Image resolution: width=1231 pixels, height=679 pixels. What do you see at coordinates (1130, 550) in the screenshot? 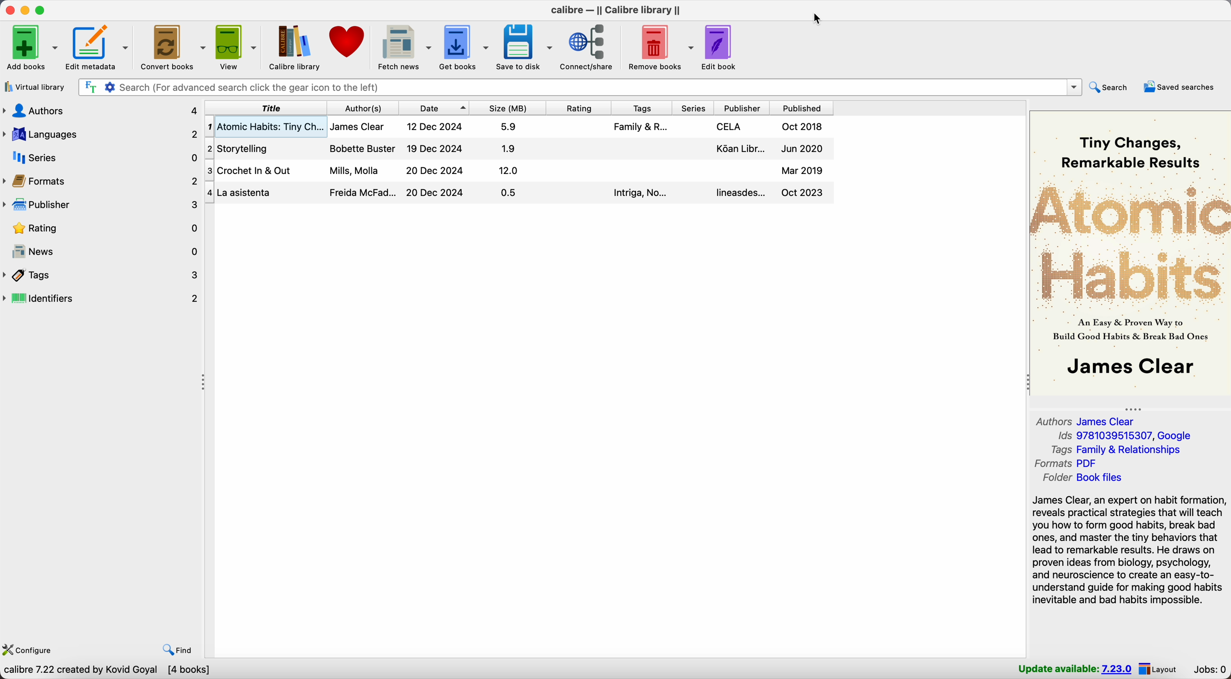
I see `James Clear, an expert on habit formation, reveals practical strategies that will teach you how to form good habits, break bad ones, and master the tiny behaviors...` at bounding box center [1130, 550].